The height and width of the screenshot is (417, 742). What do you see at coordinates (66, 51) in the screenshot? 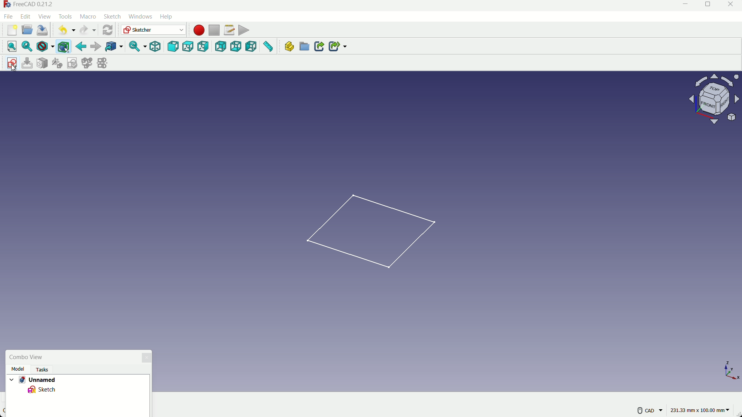
I see `Cursor` at bounding box center [66, 51].